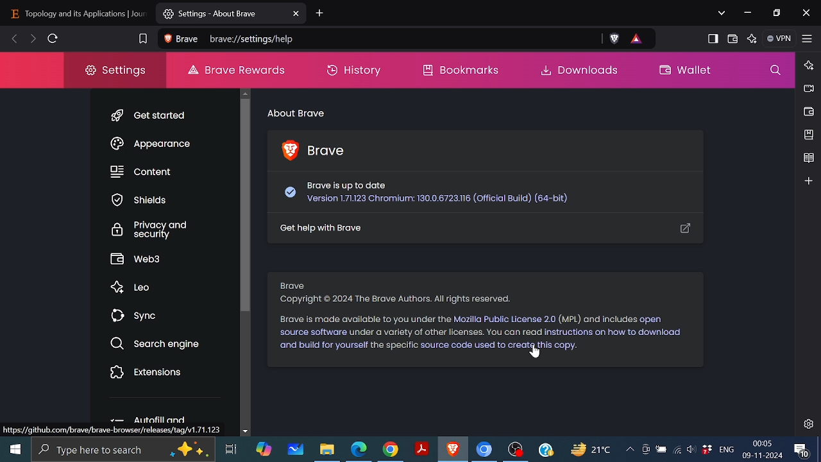 The width and height of the screenshot is (821, 462). I want to click on Hidden Icons, so click(627, 450).